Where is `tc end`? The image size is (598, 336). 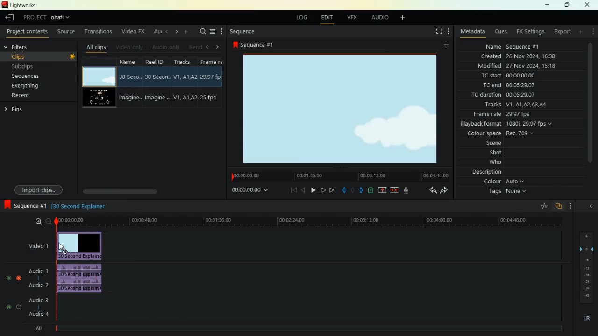 tc end is located at coordinates (511, 86).